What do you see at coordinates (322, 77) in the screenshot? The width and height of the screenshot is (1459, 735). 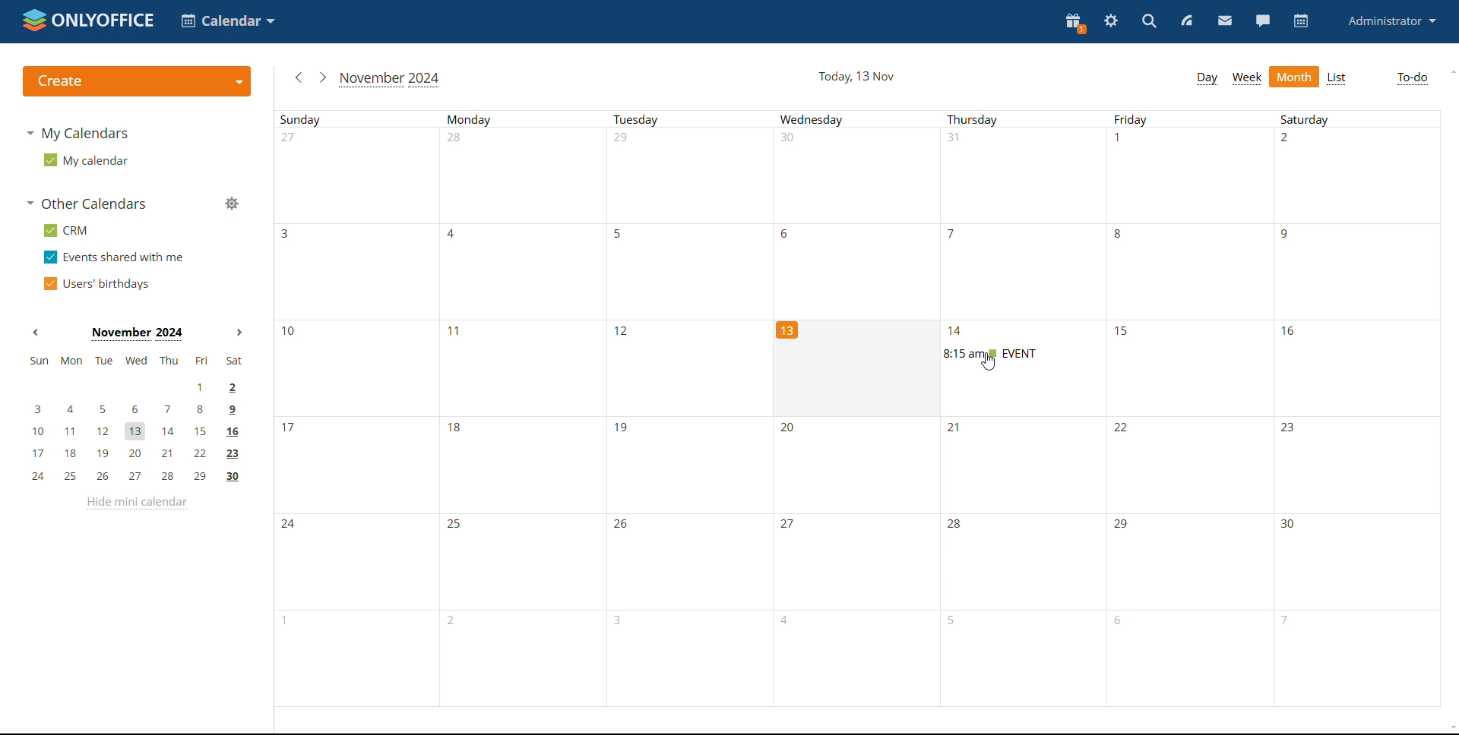 I see `next month` at bounding box center [322, 77].